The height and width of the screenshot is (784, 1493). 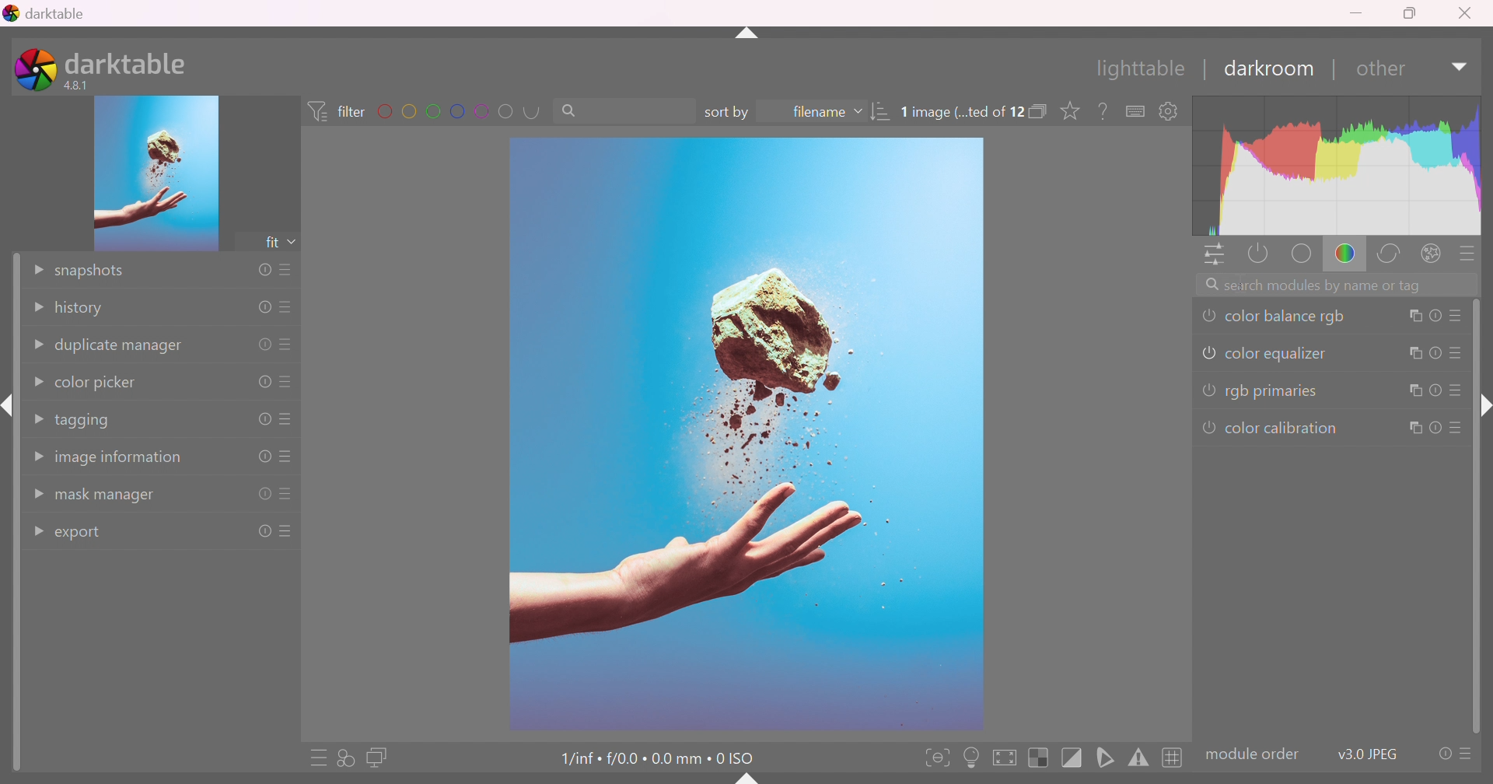 What do you see at coordinates (264, 382) in the screenshot?
I see `reset` at bounding box center [264, 382].